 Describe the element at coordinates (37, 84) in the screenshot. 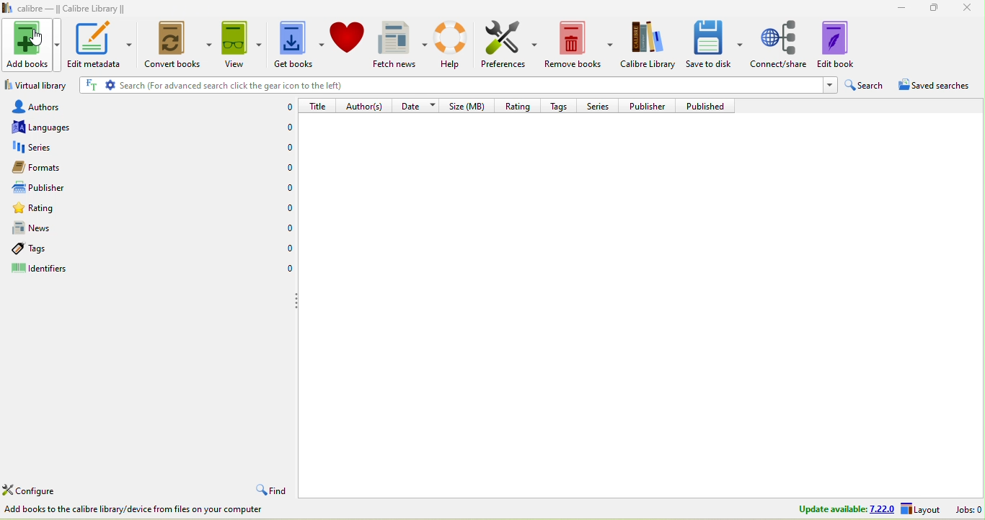

I see `virtual library` at that location.